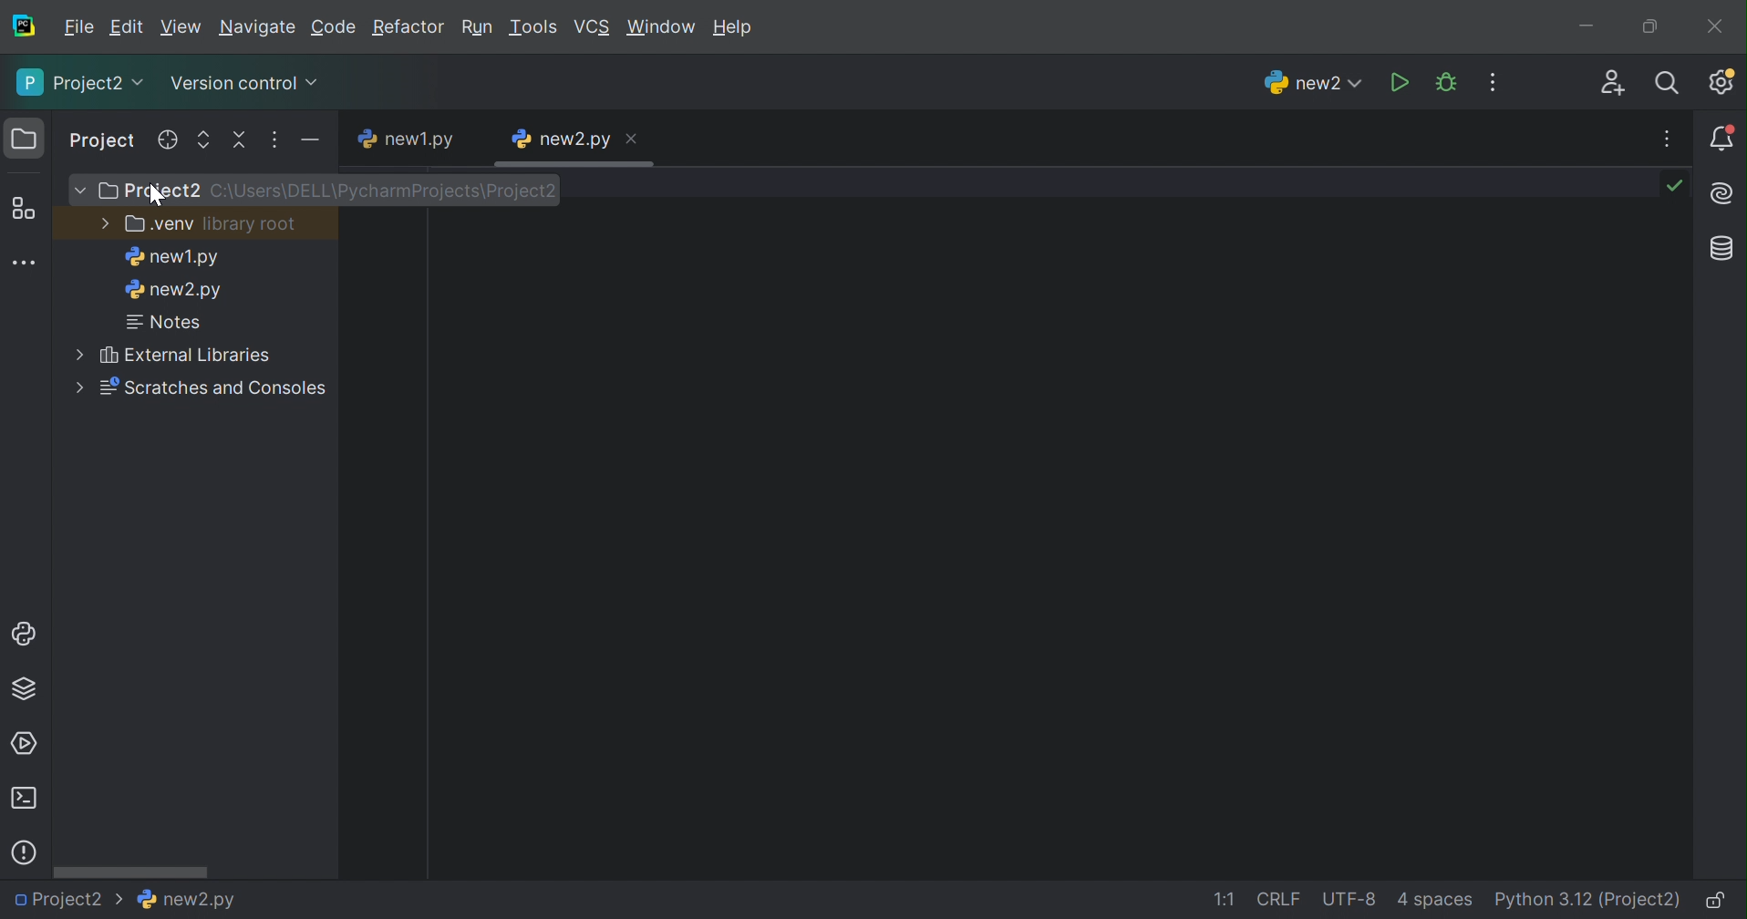  Describe the element at coordinates (82, 191) in the screenshot. I see `More` at that location.